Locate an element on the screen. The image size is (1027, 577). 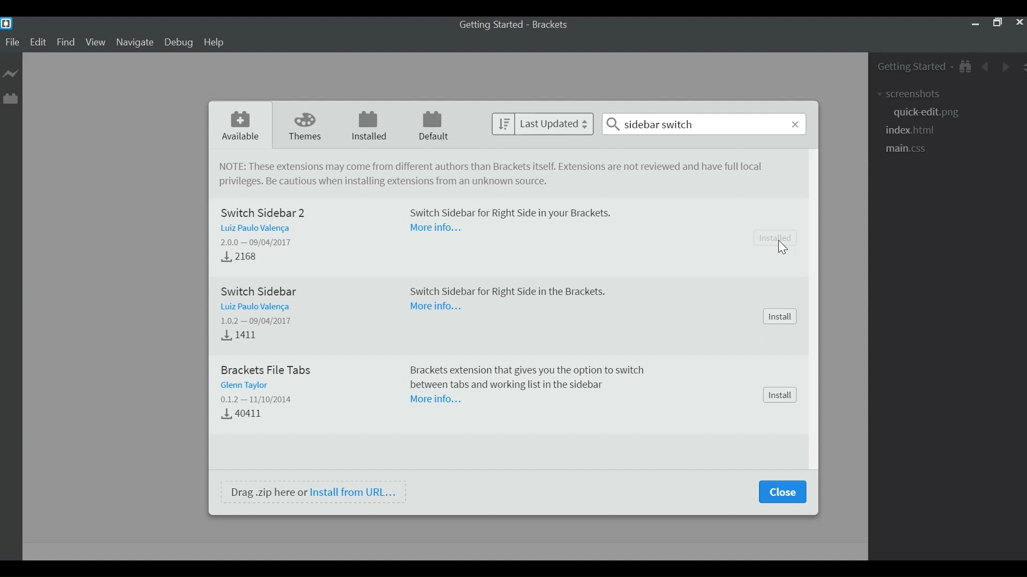
NOTE: These extensions may come from different authors tan Brackets itself. Extensions are not reviewed and have full local privileges is located at coordinates (482, 167).